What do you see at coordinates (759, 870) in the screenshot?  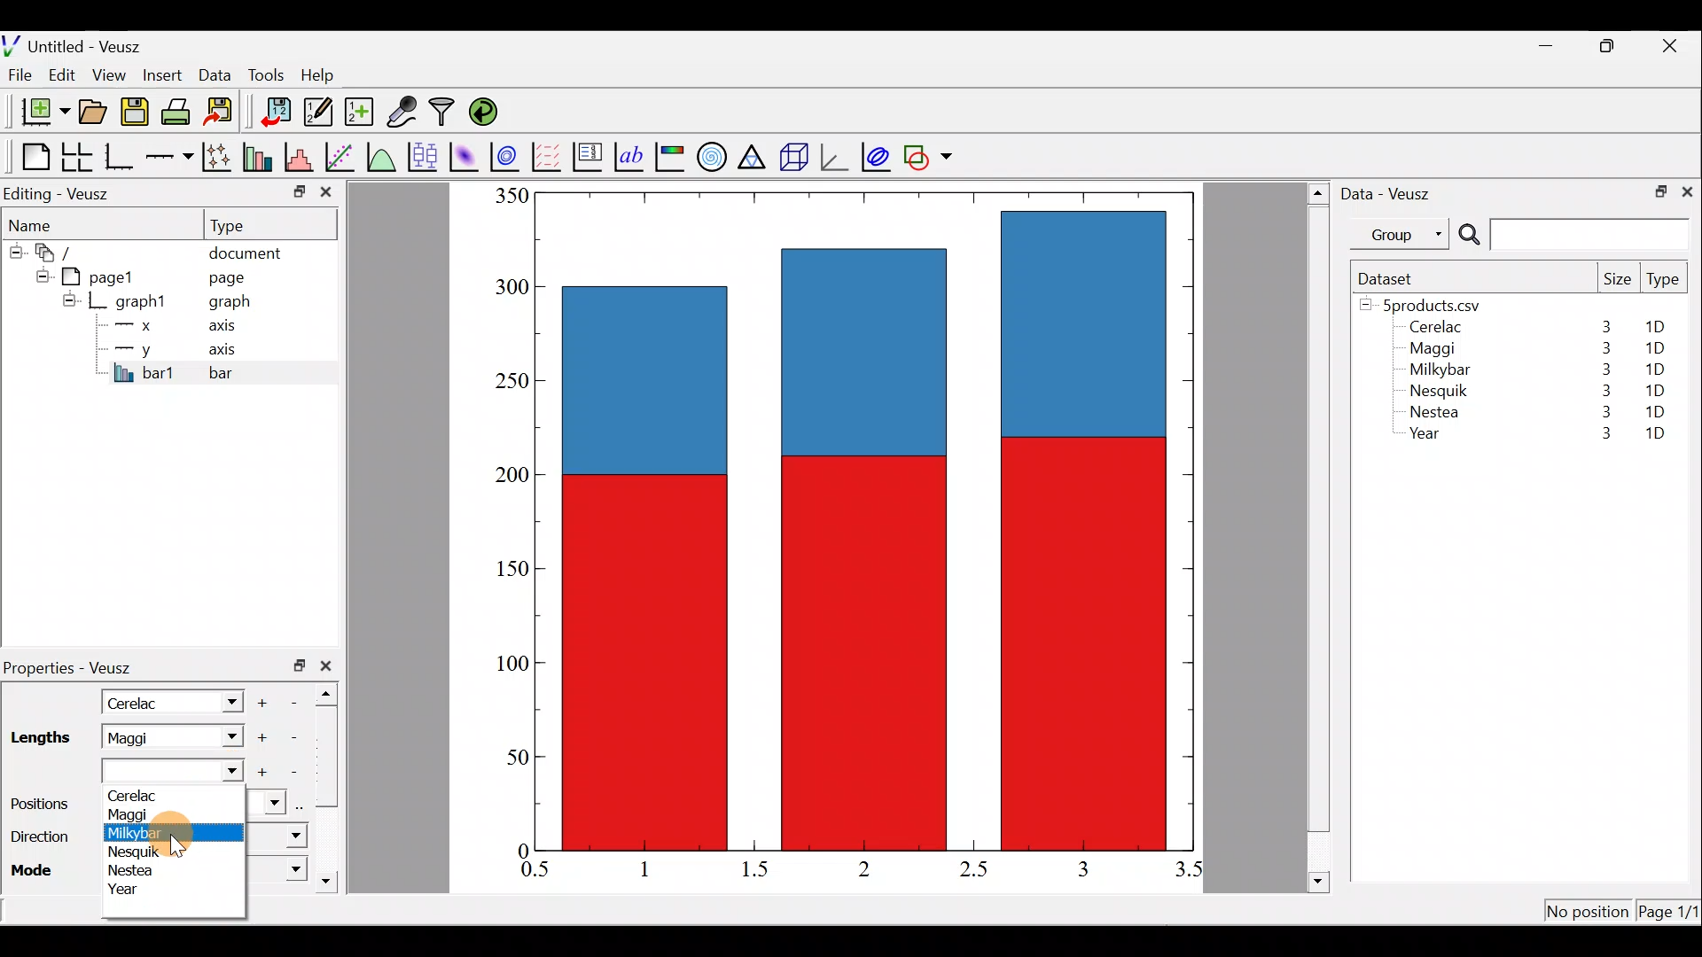 I see `1.5` at bounding box center [759, 870].